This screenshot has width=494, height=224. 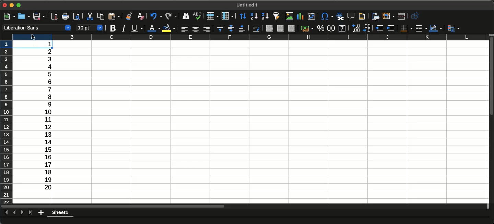 What do you see at coordinates (12, 6) in the screenshot?
I see `Minimize` at bounding box center [12, 6].